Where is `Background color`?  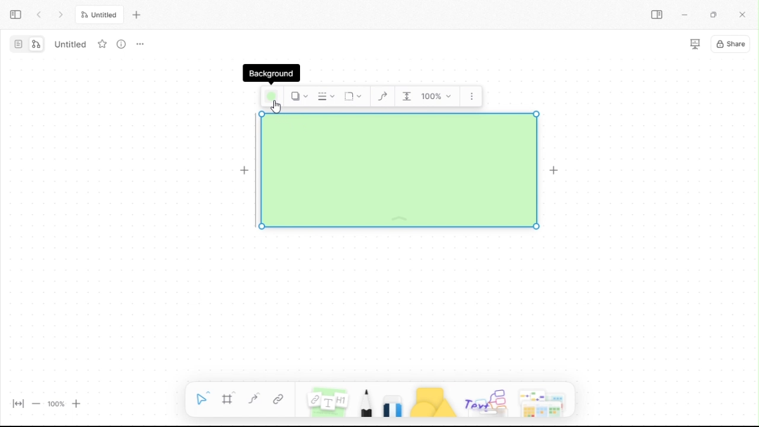 Background color is located at coordinates (272, 97).